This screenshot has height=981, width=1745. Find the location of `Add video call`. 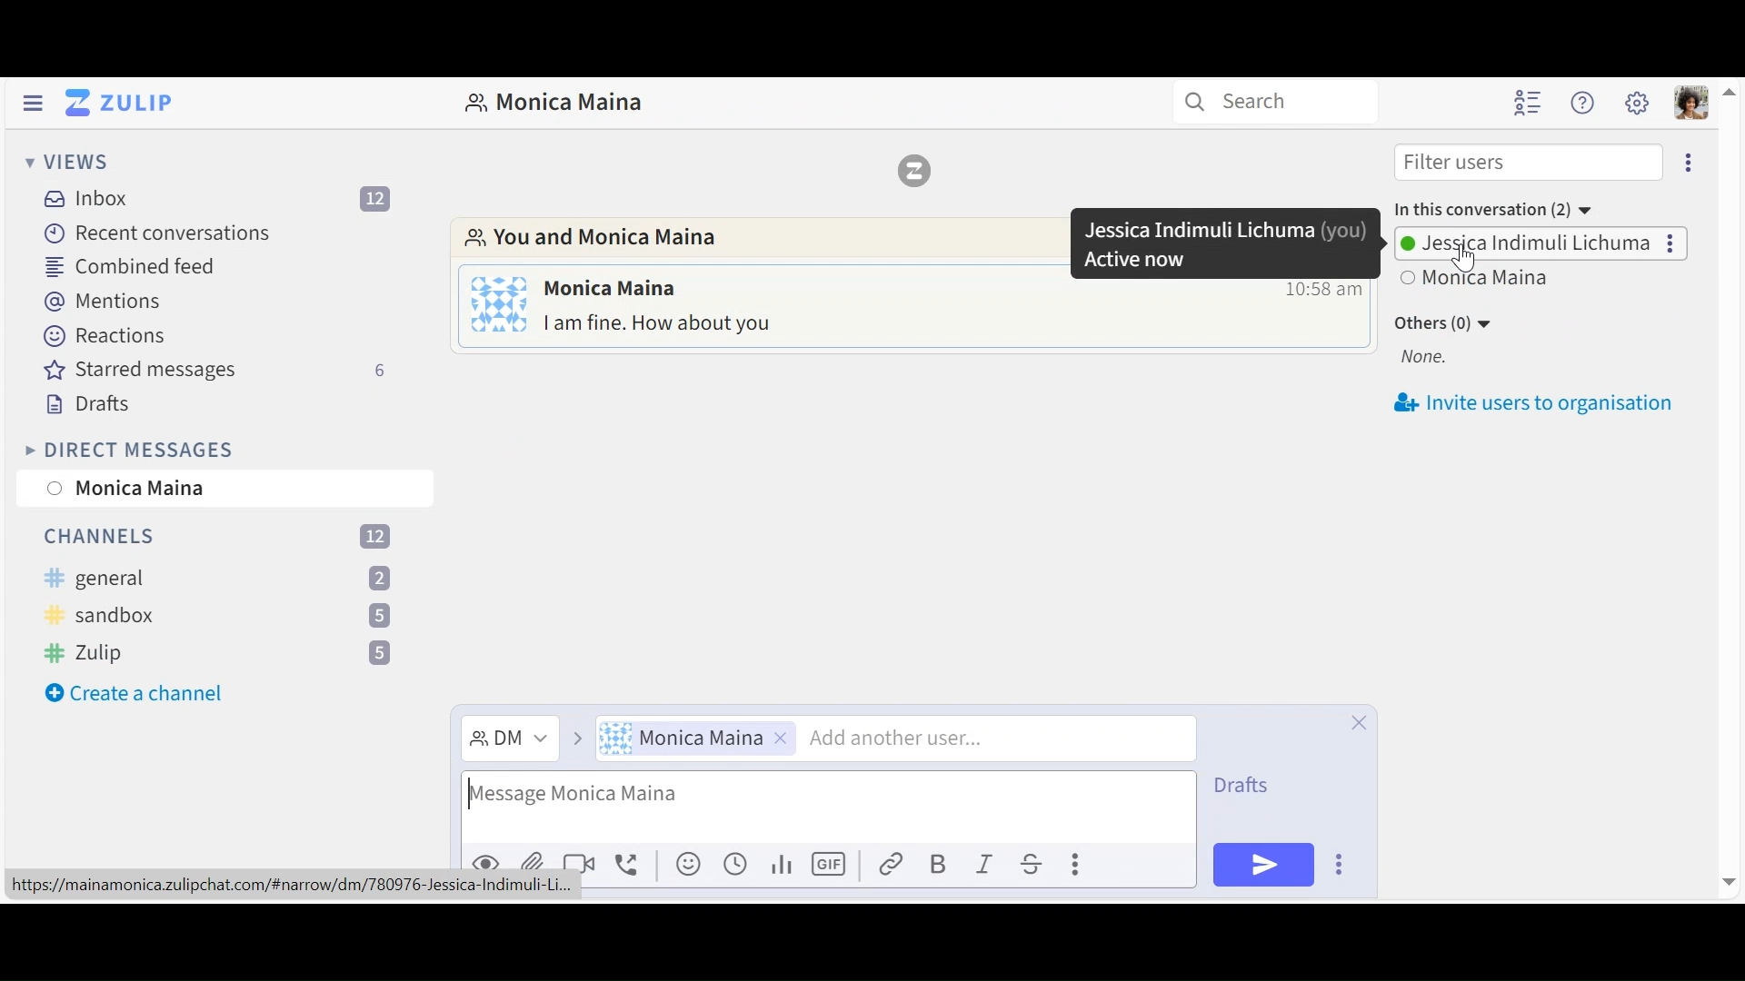

Add video call is located at coordinates (583, 861).